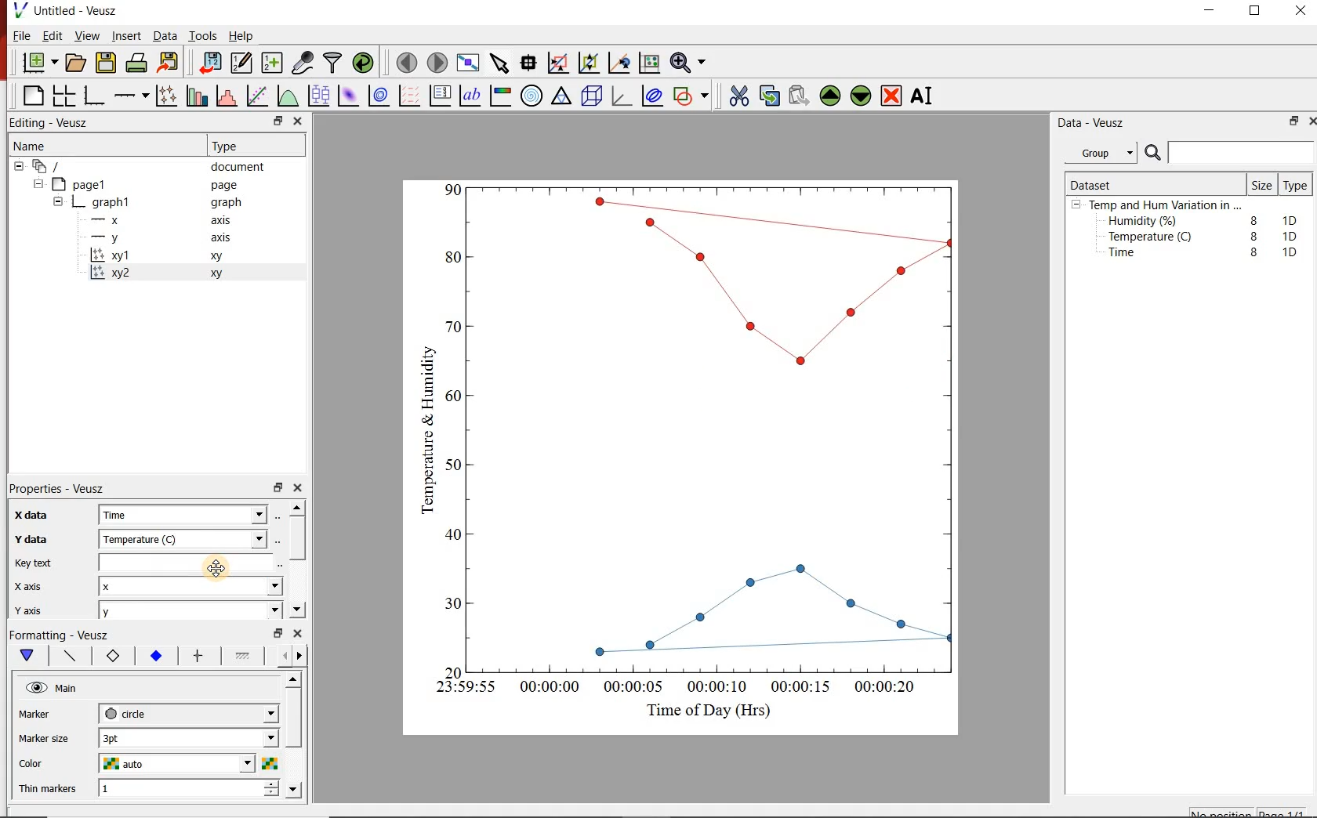  I want to click on hide sub menu, so click(41, 186).